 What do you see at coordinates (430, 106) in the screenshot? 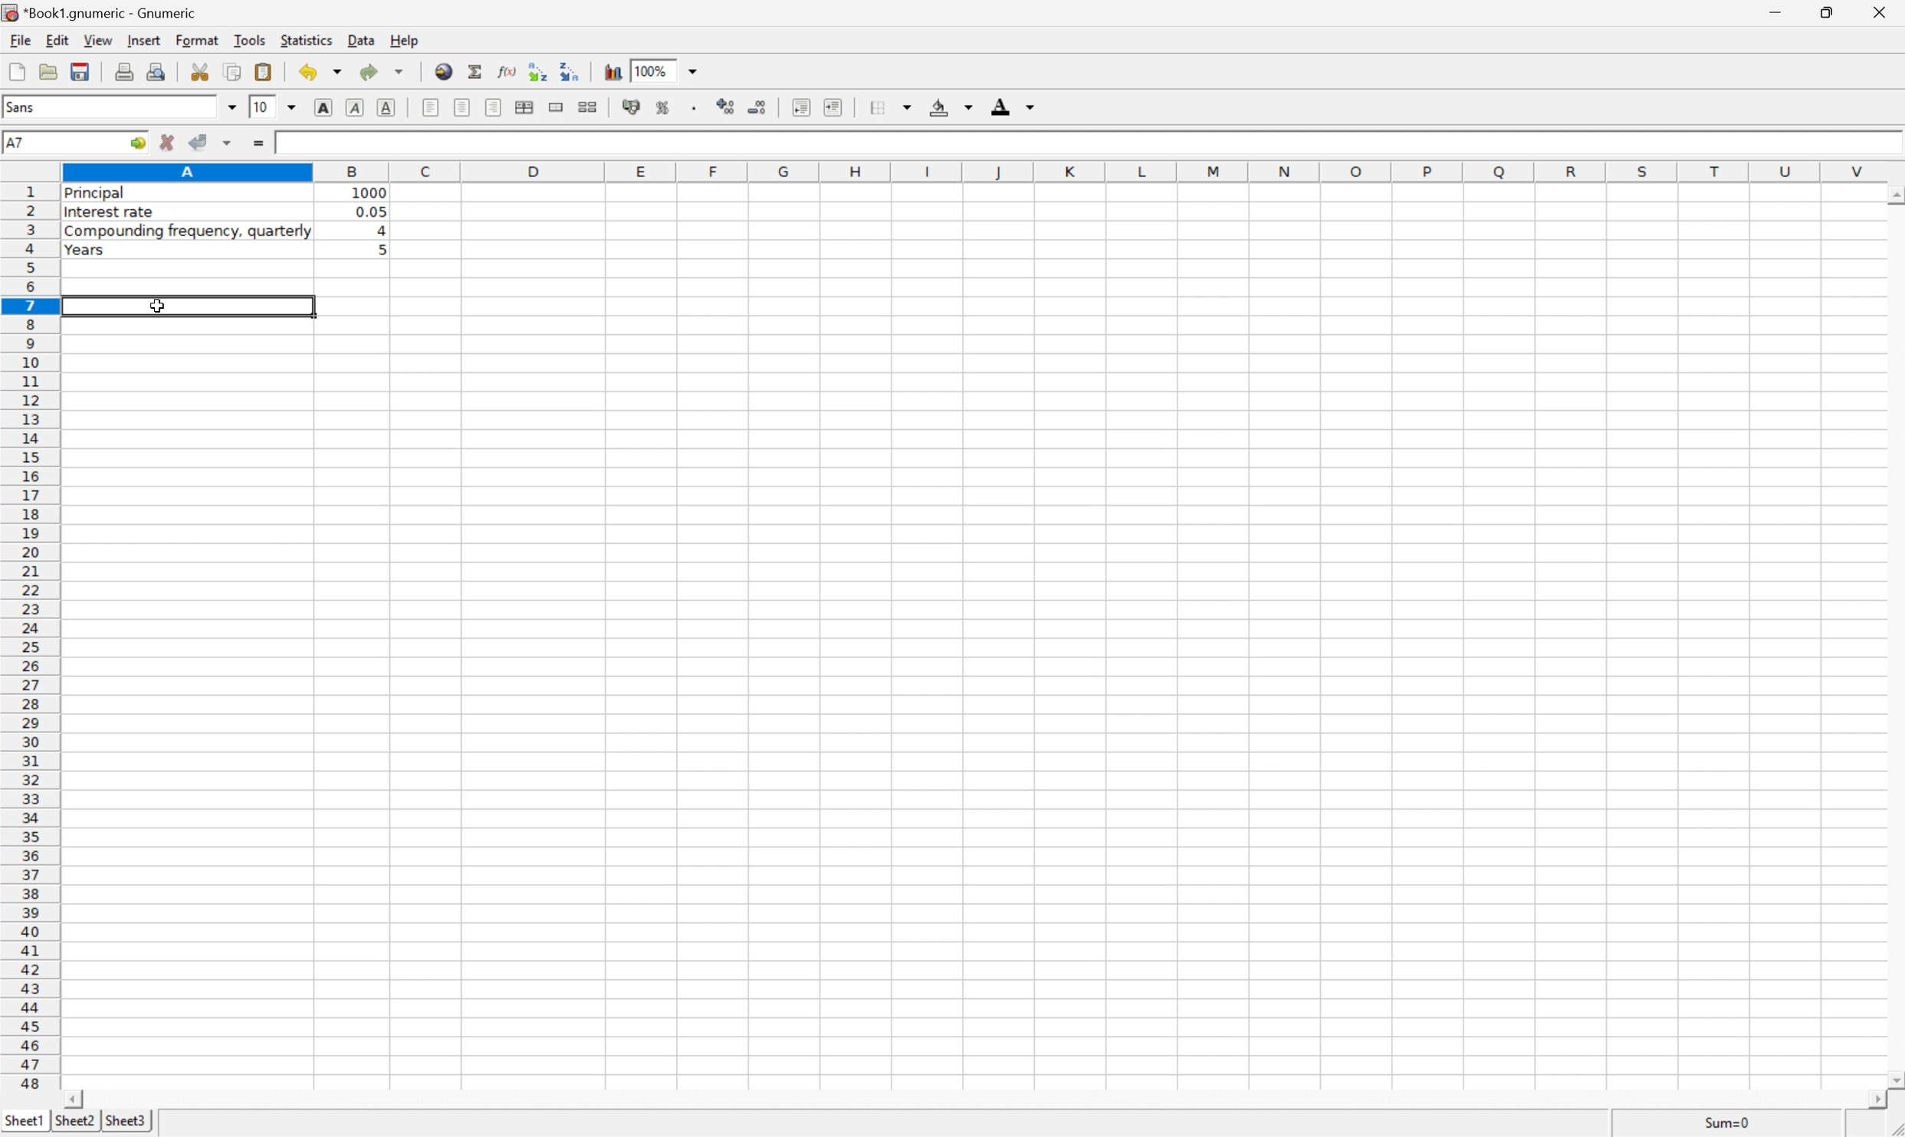
I see `align left` at bounding box center [430, 106].